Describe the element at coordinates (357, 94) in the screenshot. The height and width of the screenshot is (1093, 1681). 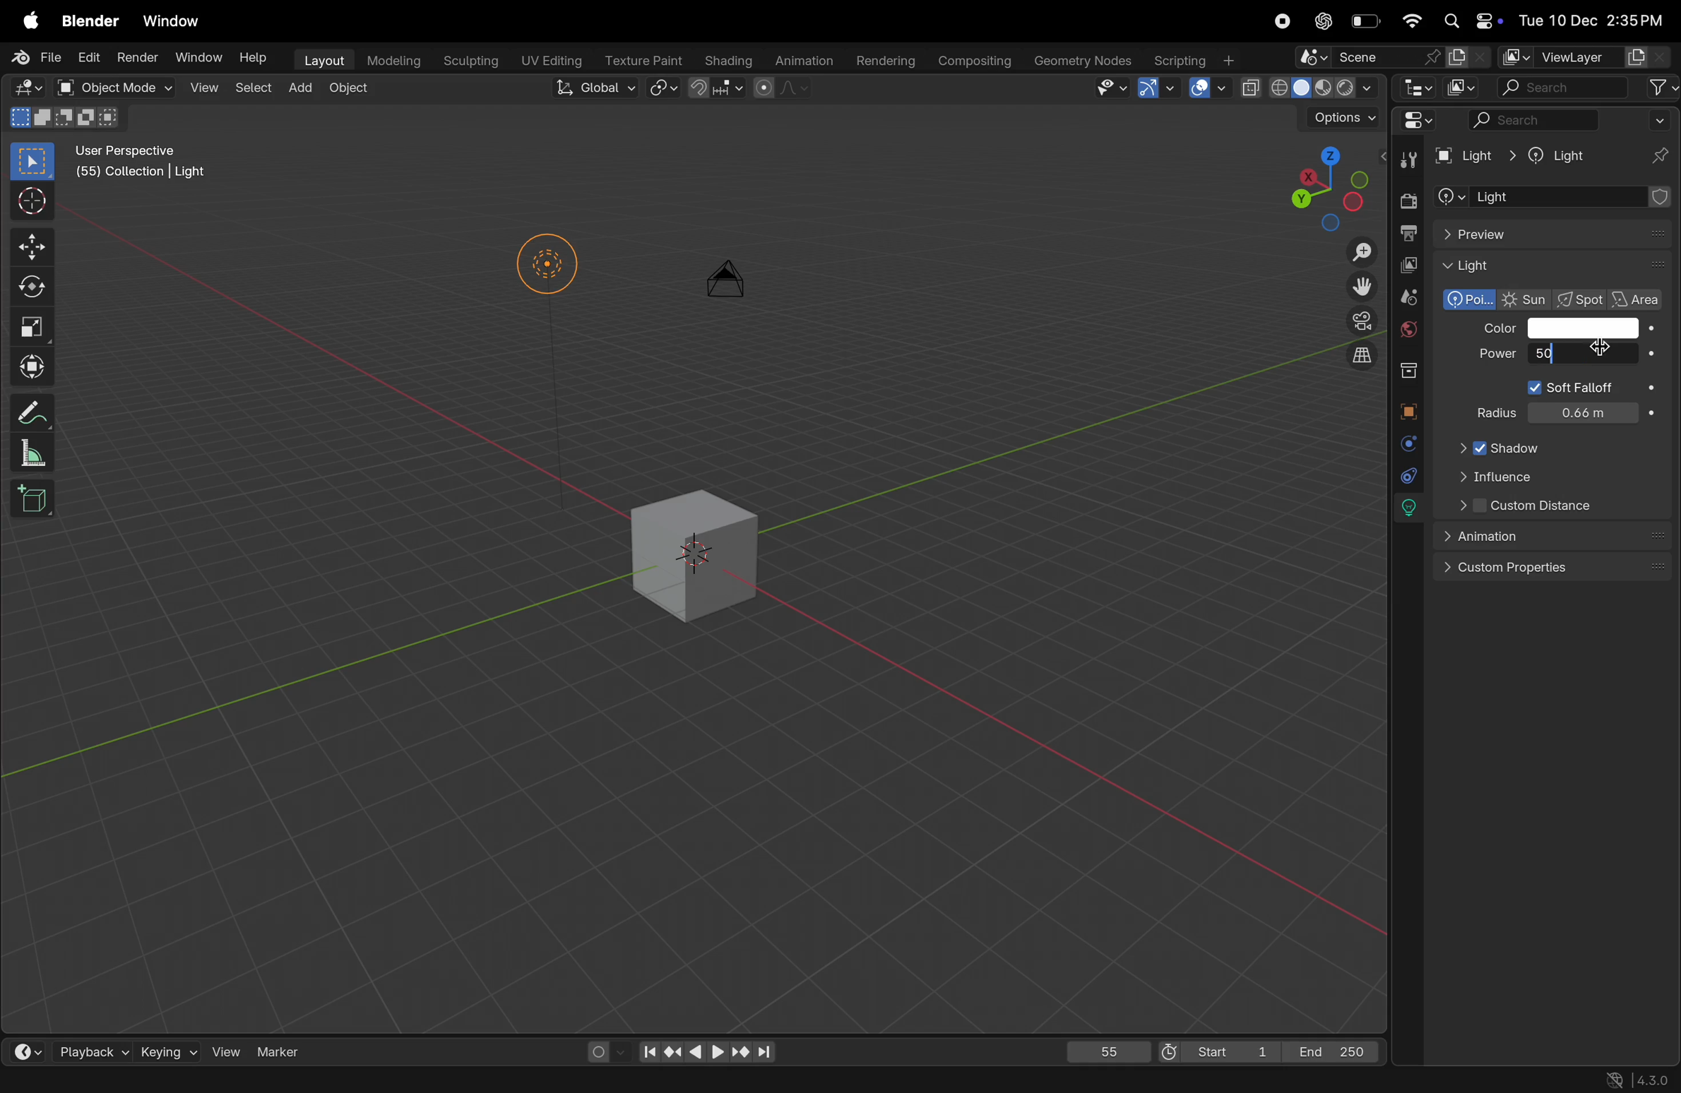
I see `object` at that location.